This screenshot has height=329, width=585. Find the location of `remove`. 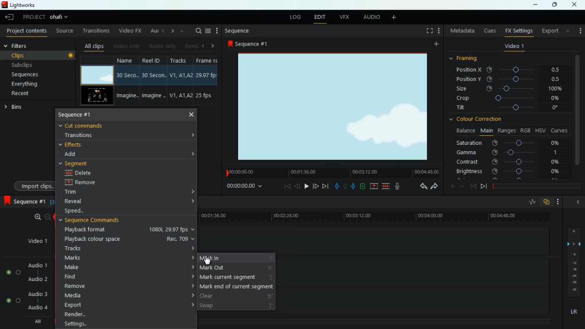

remove is located at coordinates (129, 287).